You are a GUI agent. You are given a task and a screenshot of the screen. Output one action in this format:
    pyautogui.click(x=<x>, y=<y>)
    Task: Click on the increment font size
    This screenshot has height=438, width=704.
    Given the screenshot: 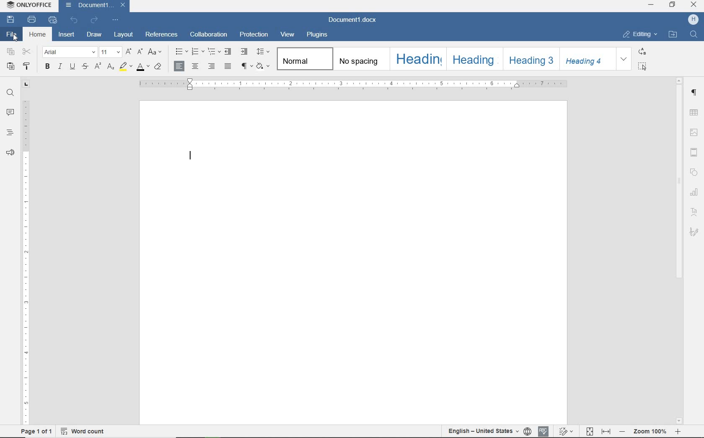 What is the action you would take?
    pyautogui.click(x=129, y=53)
    